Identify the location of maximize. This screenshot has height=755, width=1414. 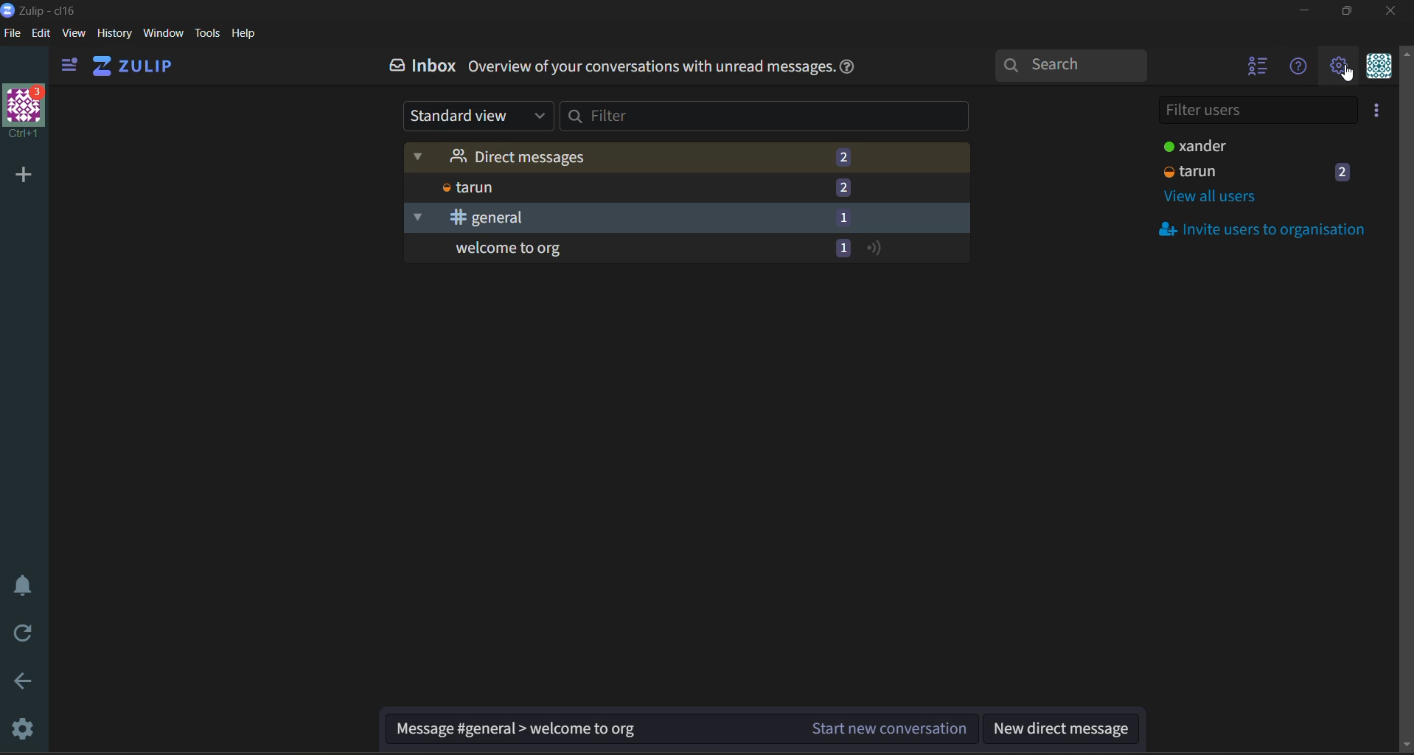
(1344, 13).